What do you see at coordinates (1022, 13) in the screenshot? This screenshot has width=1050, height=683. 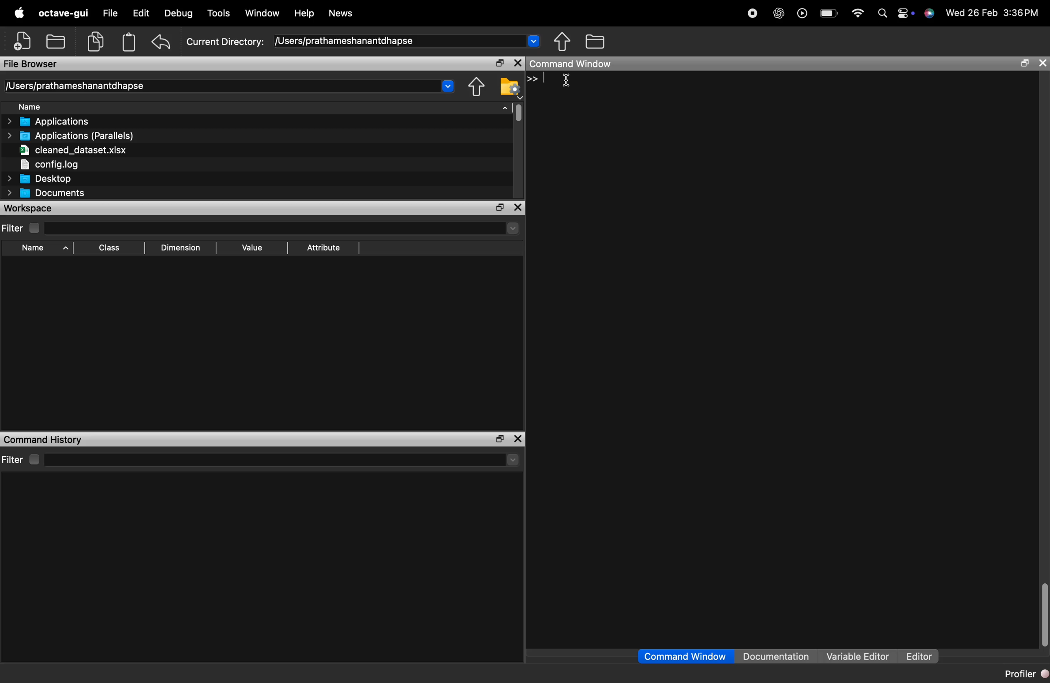 I see `3:36 PM` at bounding box center [1022, 13].